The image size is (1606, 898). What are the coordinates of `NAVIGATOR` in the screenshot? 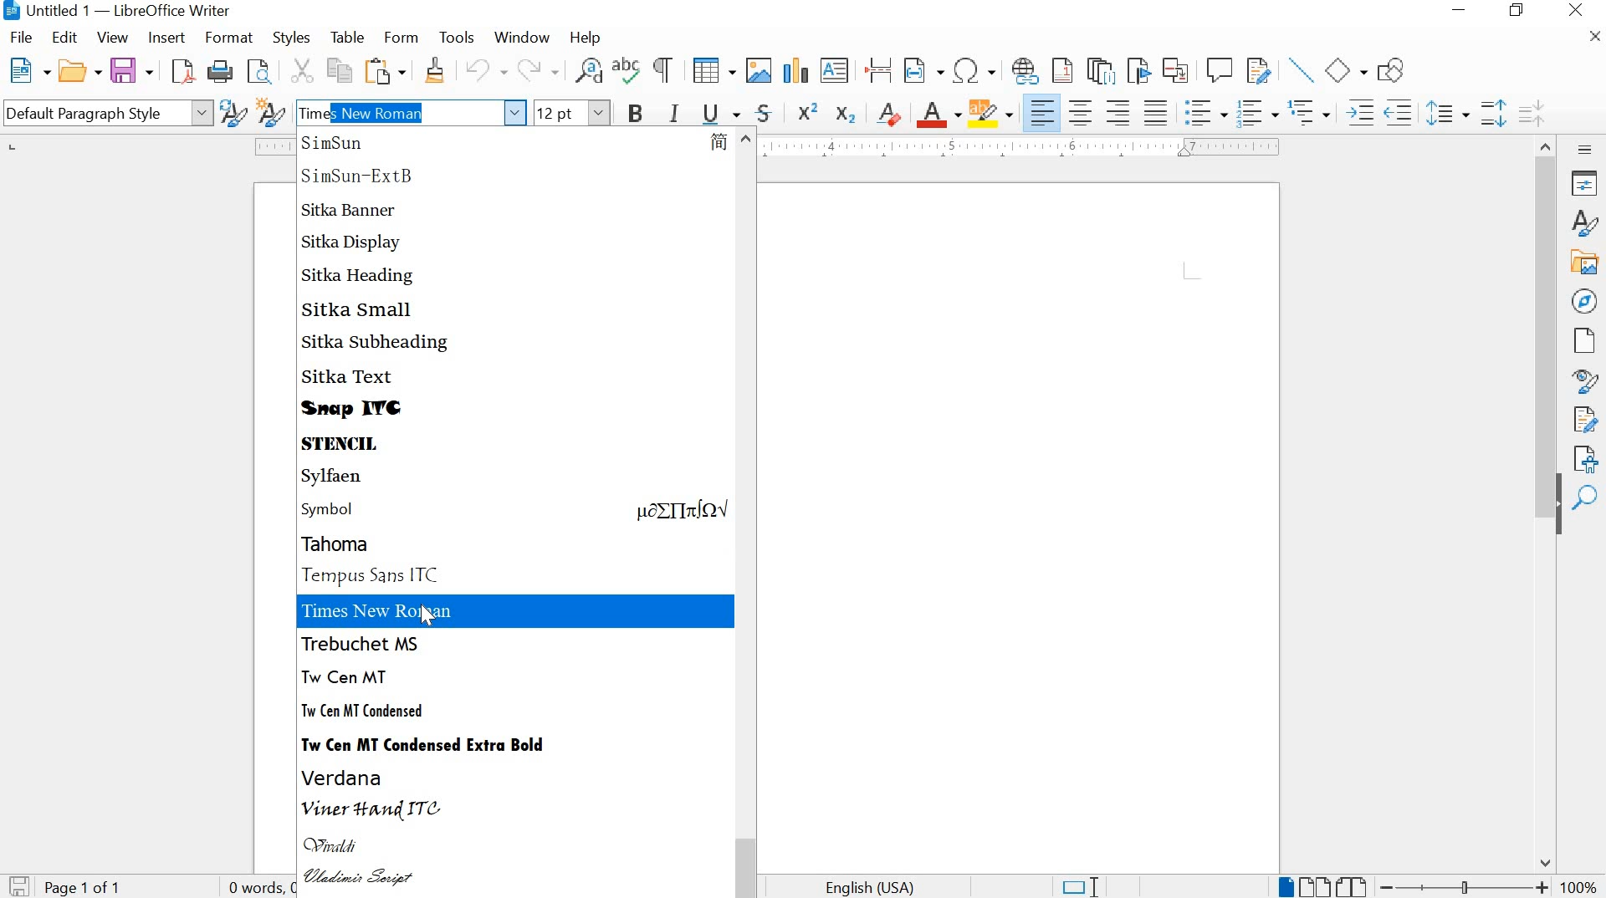 It's located at (1584, 301).